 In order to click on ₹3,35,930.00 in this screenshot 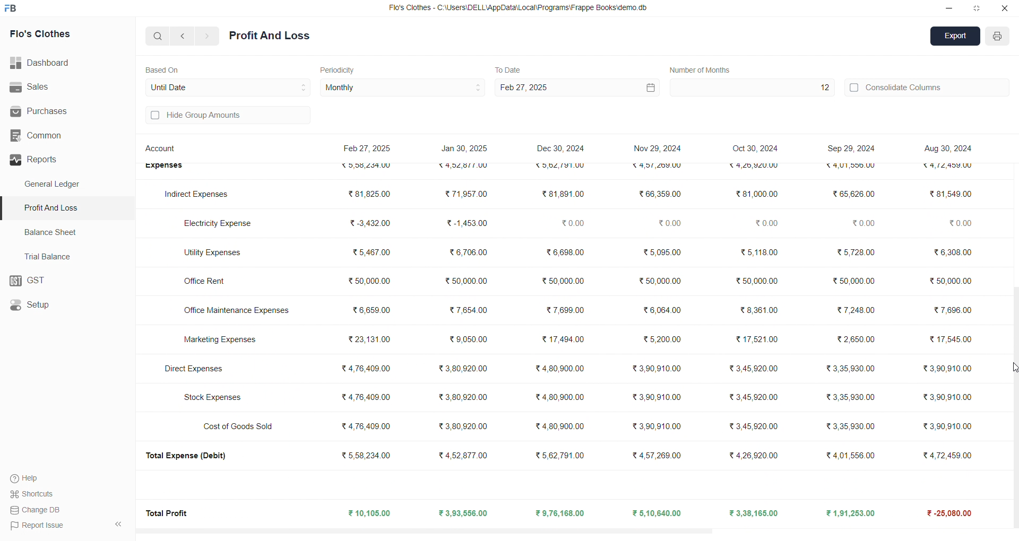, I will do `click(848, 427)`.